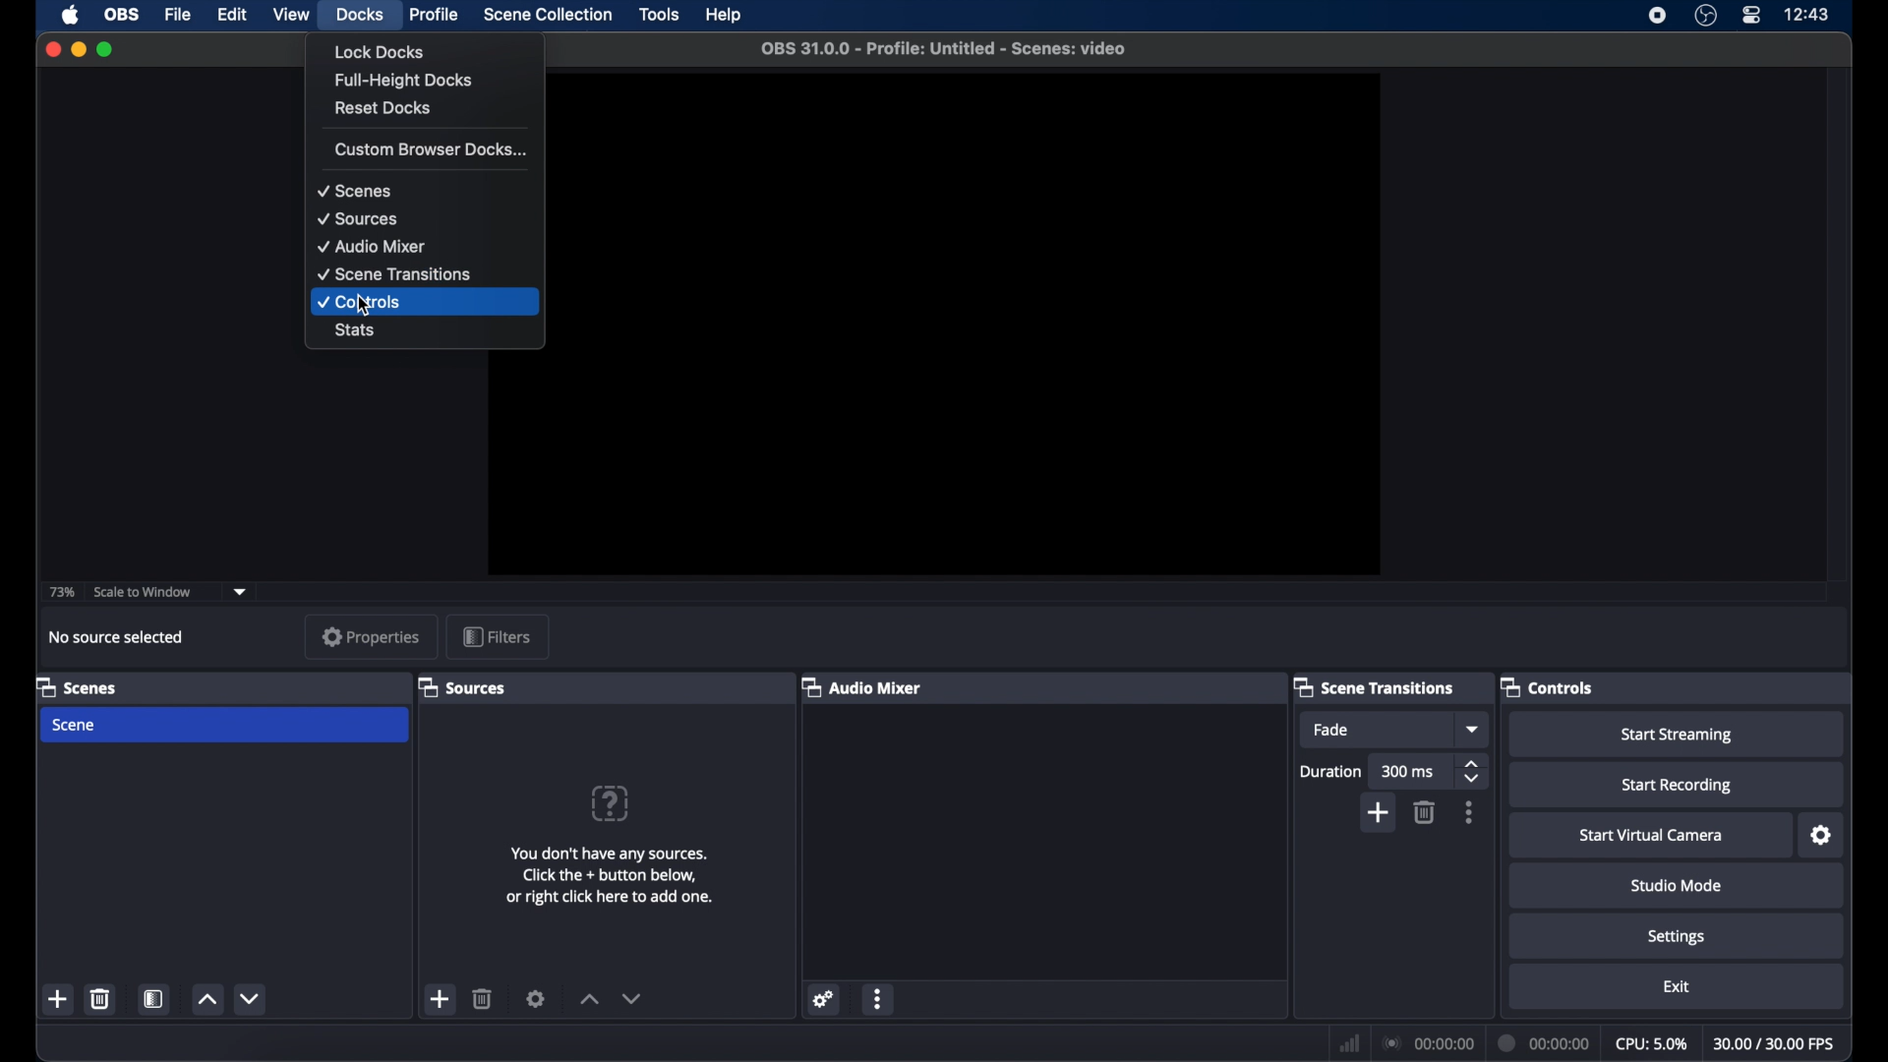 Image resolution: width=1888 pixels, height=1062 pixels. What do you see at coordinates (358, 218) in the screenshot?
I see `sources` at bounding box center [358, 218].